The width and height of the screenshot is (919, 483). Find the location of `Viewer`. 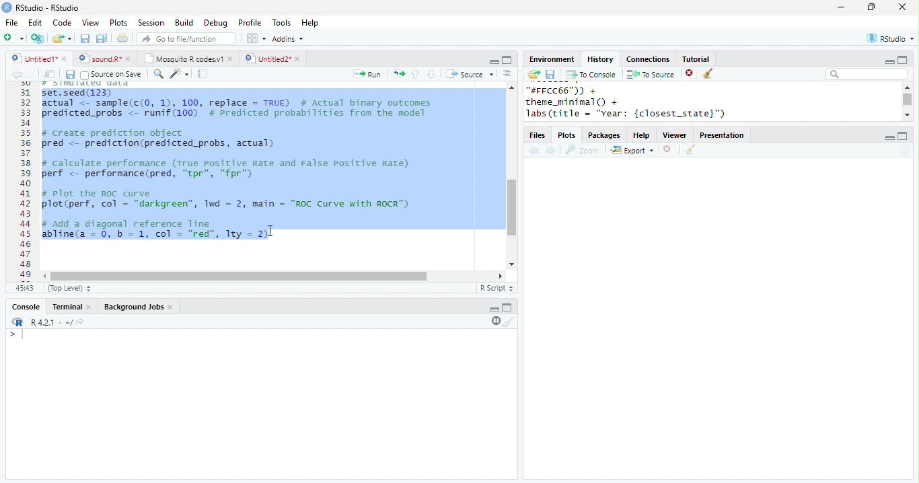

Viewer is located at coordinates (675, 136).